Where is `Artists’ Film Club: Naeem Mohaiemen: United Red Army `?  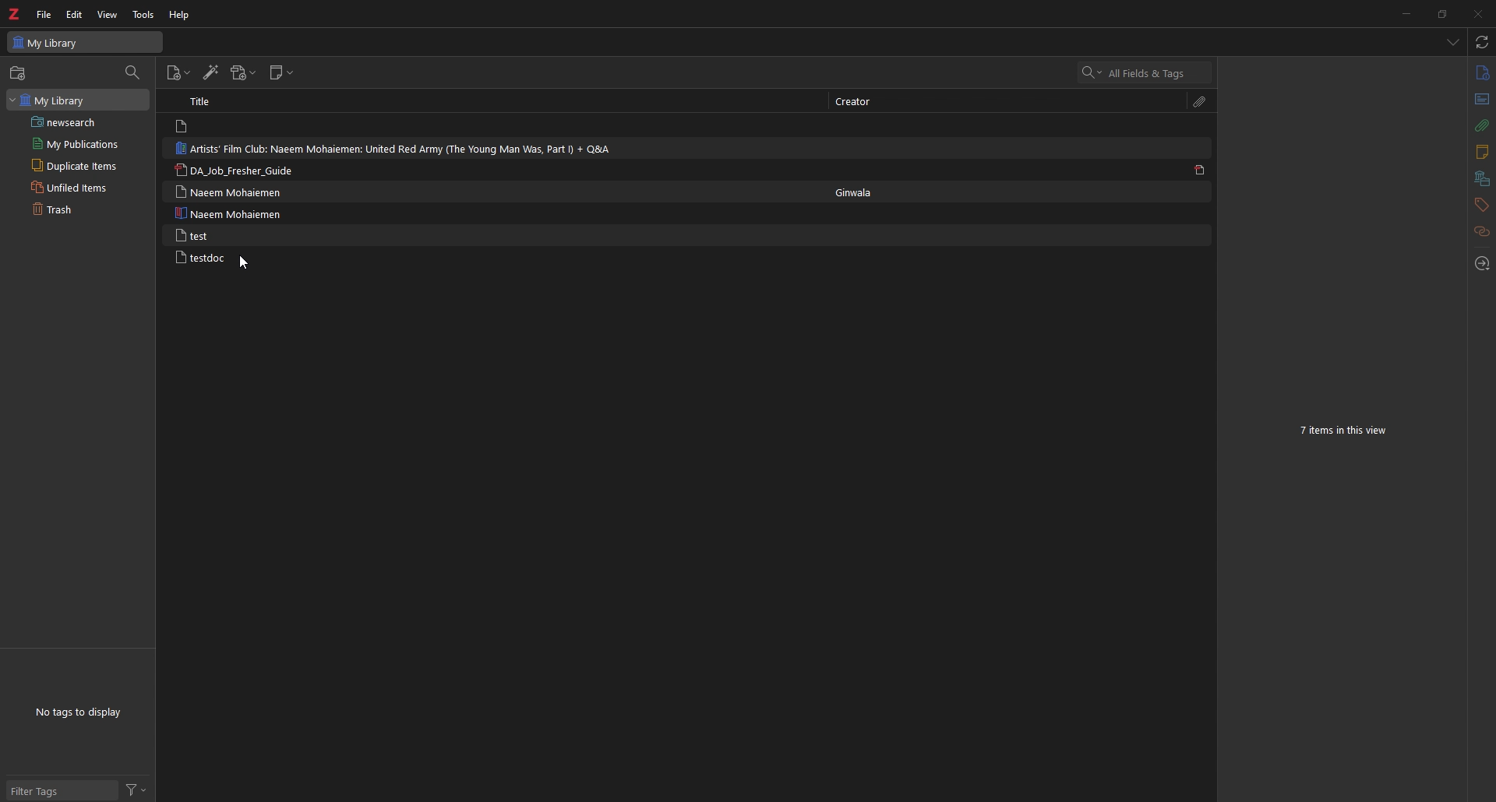
Artists’ Film Club: Naeem Mohaiemen: United Red Army  is located at coordinates (394, 149).